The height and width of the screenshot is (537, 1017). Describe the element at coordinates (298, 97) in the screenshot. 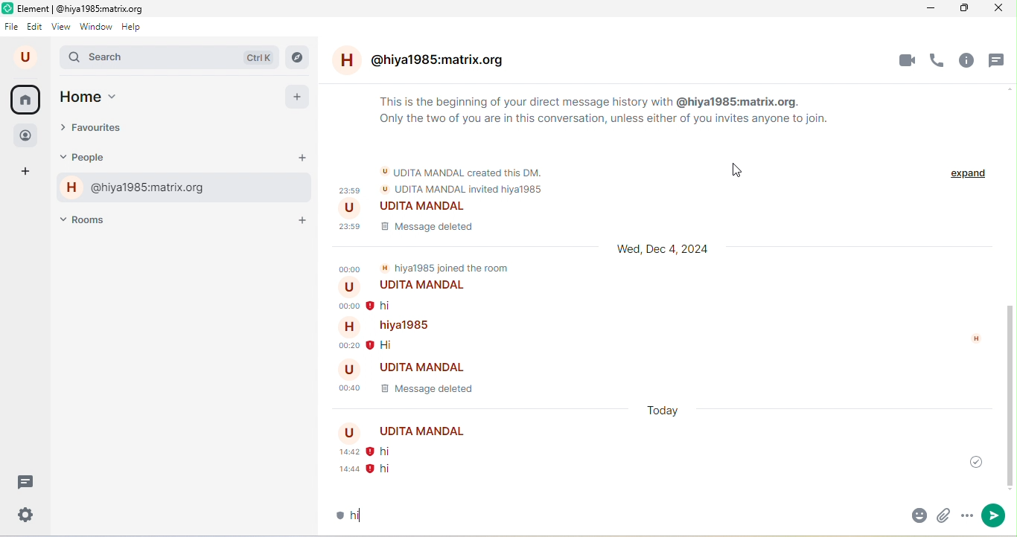

I see `add` at that location.